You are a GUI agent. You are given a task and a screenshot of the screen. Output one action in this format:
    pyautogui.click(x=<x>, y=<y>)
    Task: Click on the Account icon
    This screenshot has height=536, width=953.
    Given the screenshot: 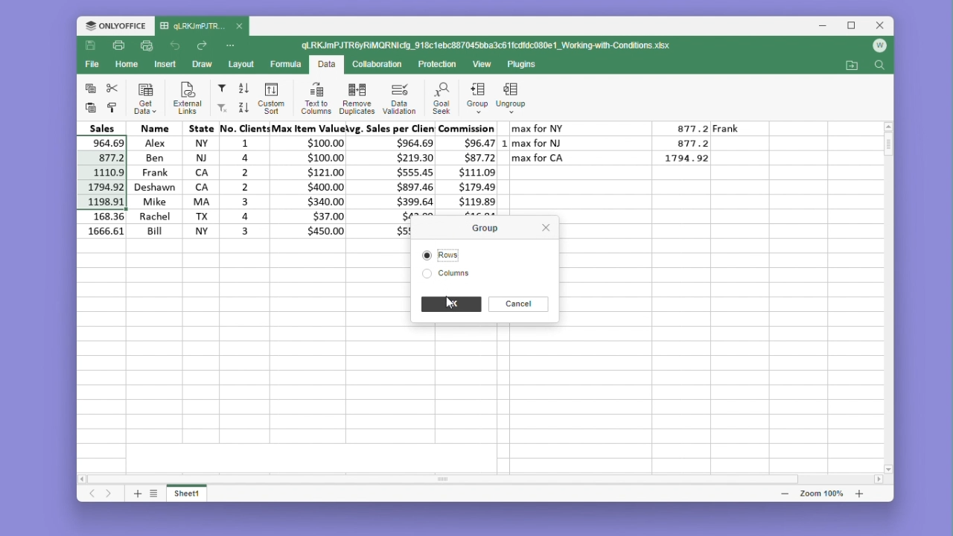 What is the action you would take?
    pyautogui.click(x=879, y=46)
    